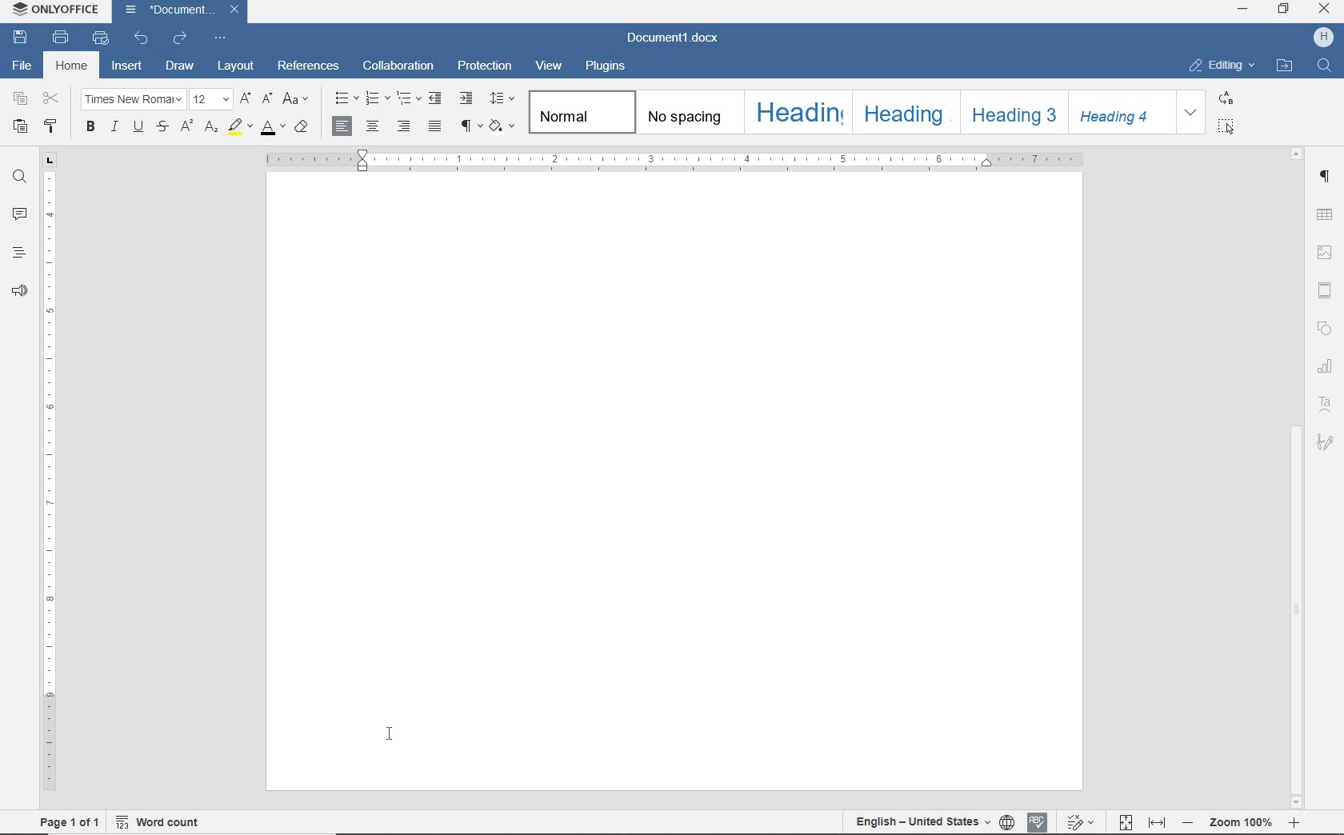  Describe the element at coordinates (1324, 65) in the screenshot. I see `find` at that location.